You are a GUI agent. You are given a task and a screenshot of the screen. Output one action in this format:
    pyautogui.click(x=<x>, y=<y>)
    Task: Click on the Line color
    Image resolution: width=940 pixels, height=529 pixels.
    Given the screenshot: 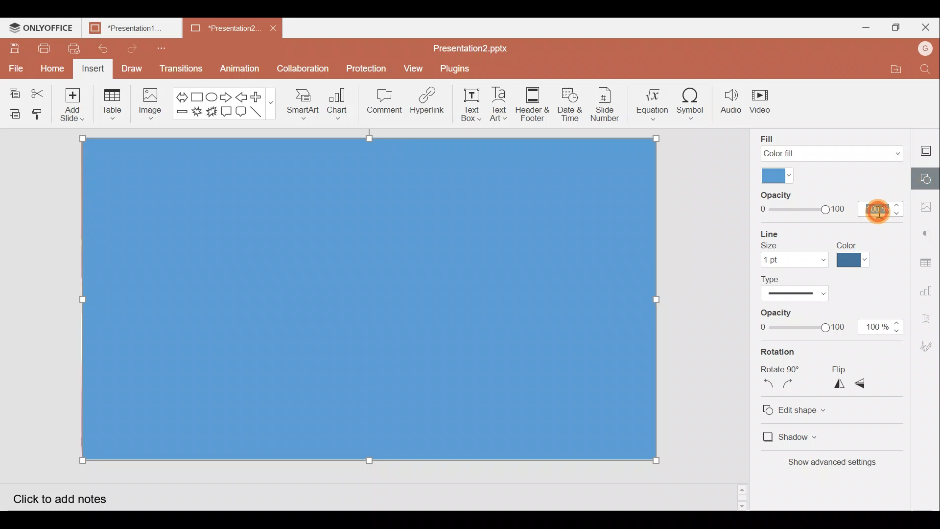 What is the action you would take?
    pyautogui.click(x=858, y=254)
    